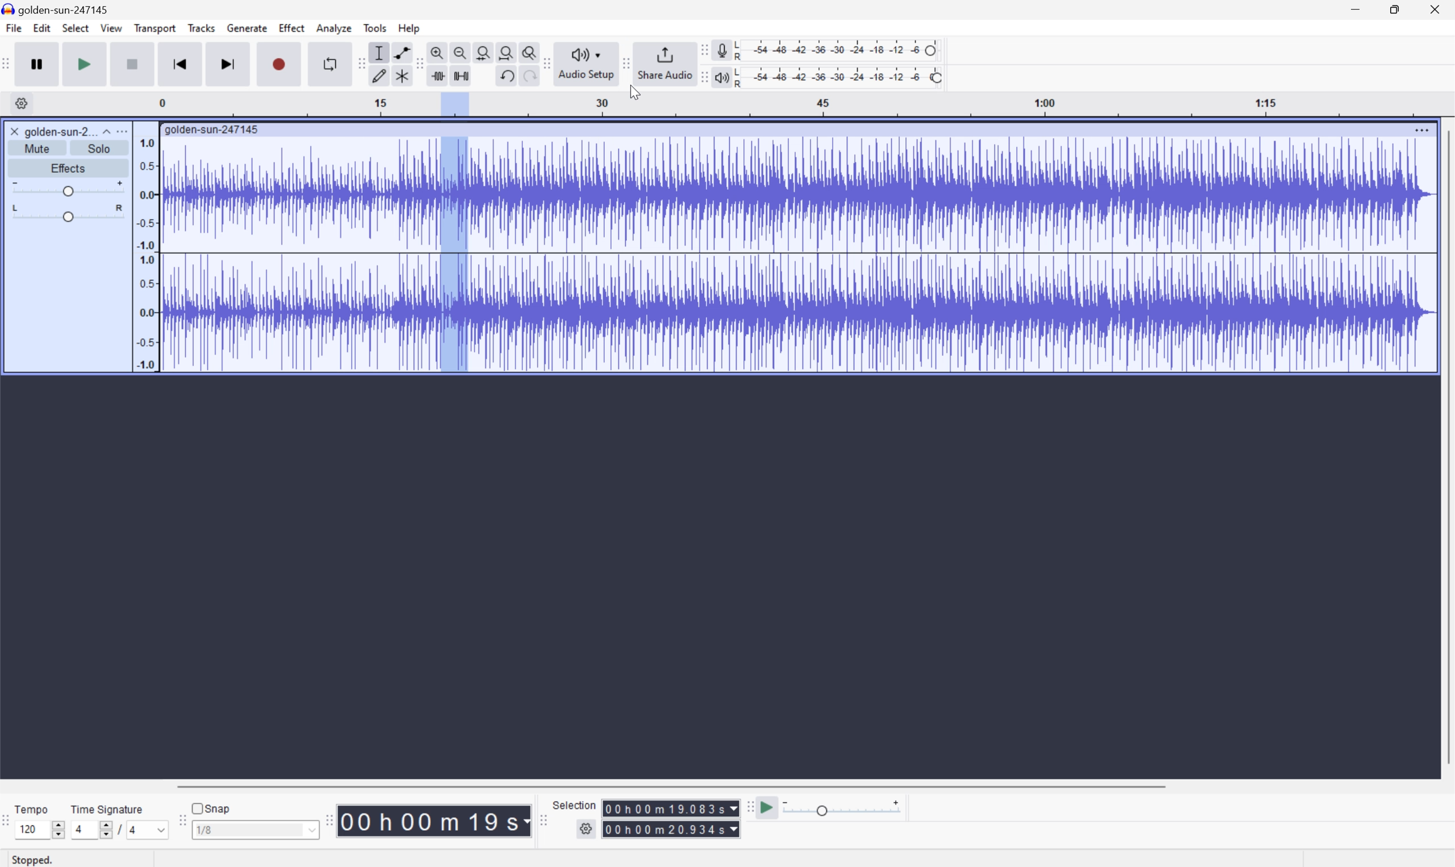 This screenshot has height=867, width=1455. I want to click on Recording level: 62%, so click(840, 49).